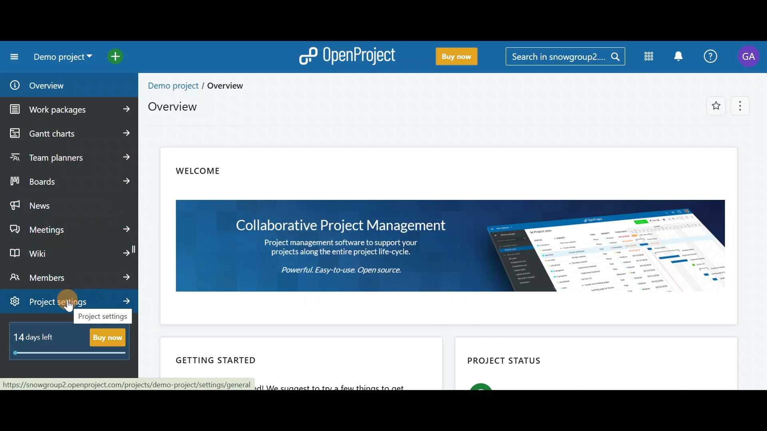 The height and width of the screenshot is (431, 767). What do you see at coordinates (348, 59) in the screenshot?
I see `OpenProject` at bounding box center [348, 59].